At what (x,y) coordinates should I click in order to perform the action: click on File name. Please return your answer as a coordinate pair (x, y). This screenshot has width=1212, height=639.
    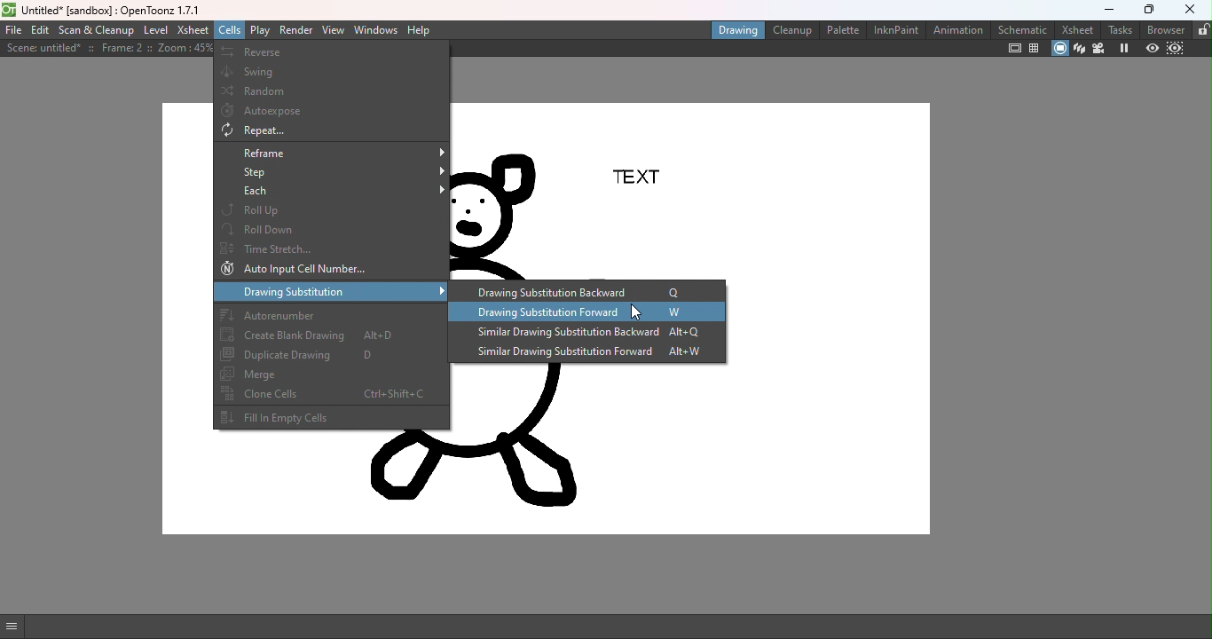
    Looking at the image, I should click on (110, 9).